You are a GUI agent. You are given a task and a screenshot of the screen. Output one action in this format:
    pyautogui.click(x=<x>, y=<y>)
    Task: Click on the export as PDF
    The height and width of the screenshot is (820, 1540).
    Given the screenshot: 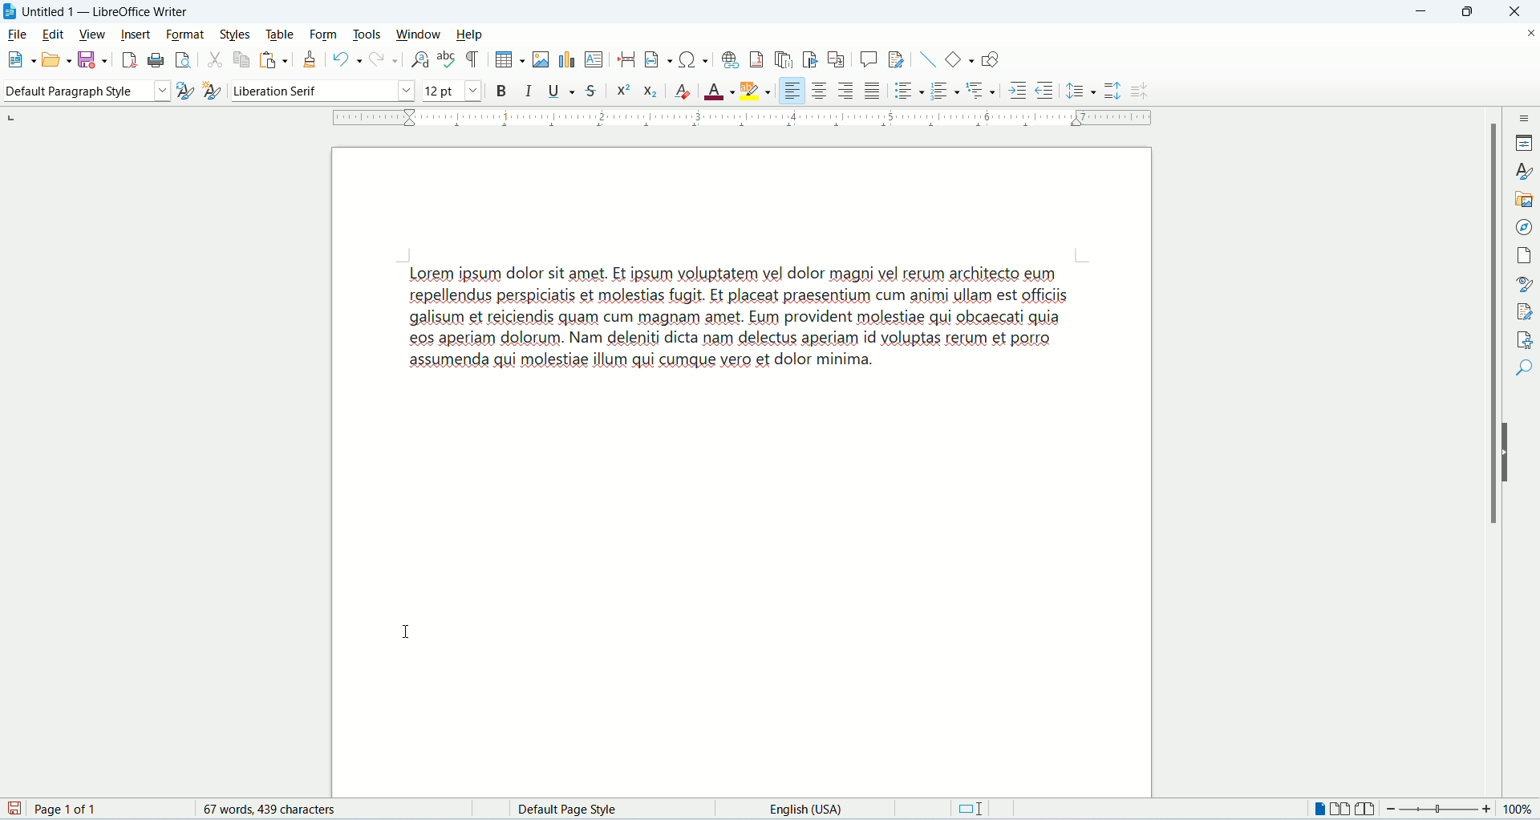 What is the action you would take?
    pyautogui.click(x=130, y=60)
    